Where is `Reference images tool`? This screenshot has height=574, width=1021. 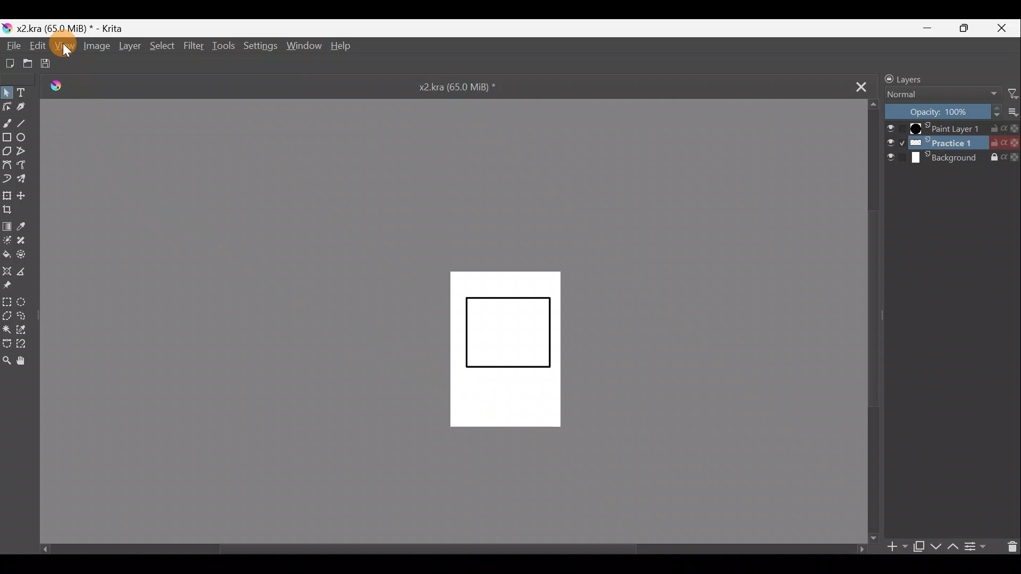 Reference images tool is located at coordinates (12, 285).